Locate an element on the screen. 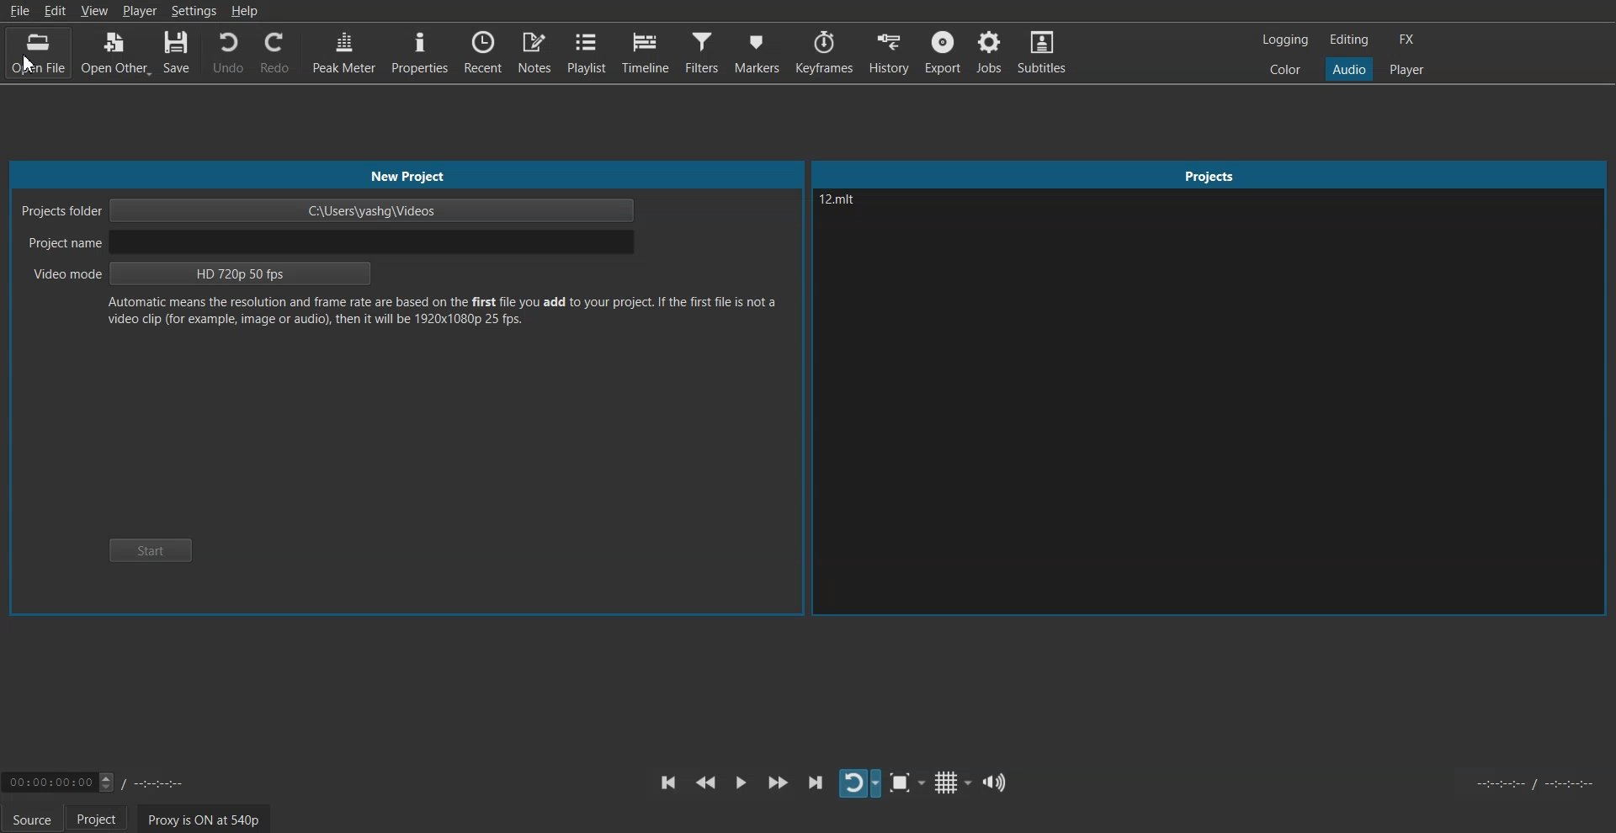 The image size is (1616, 833). Export is located at coordinates (944, 51).